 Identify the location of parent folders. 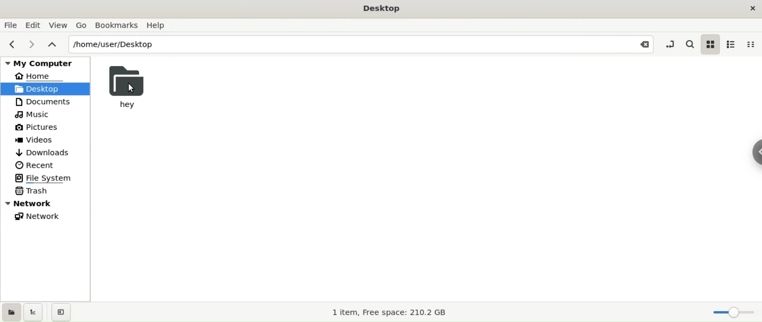
(52, 44).